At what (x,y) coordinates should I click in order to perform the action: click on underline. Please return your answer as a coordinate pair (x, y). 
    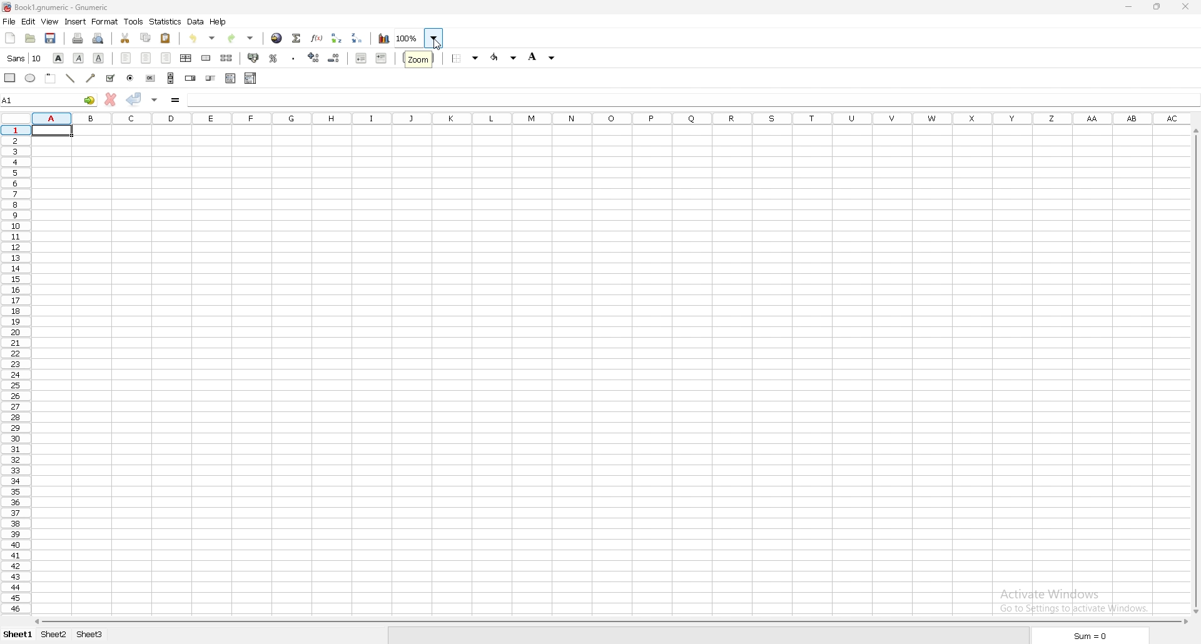
    Looking at the image, I should click on (98, 58).